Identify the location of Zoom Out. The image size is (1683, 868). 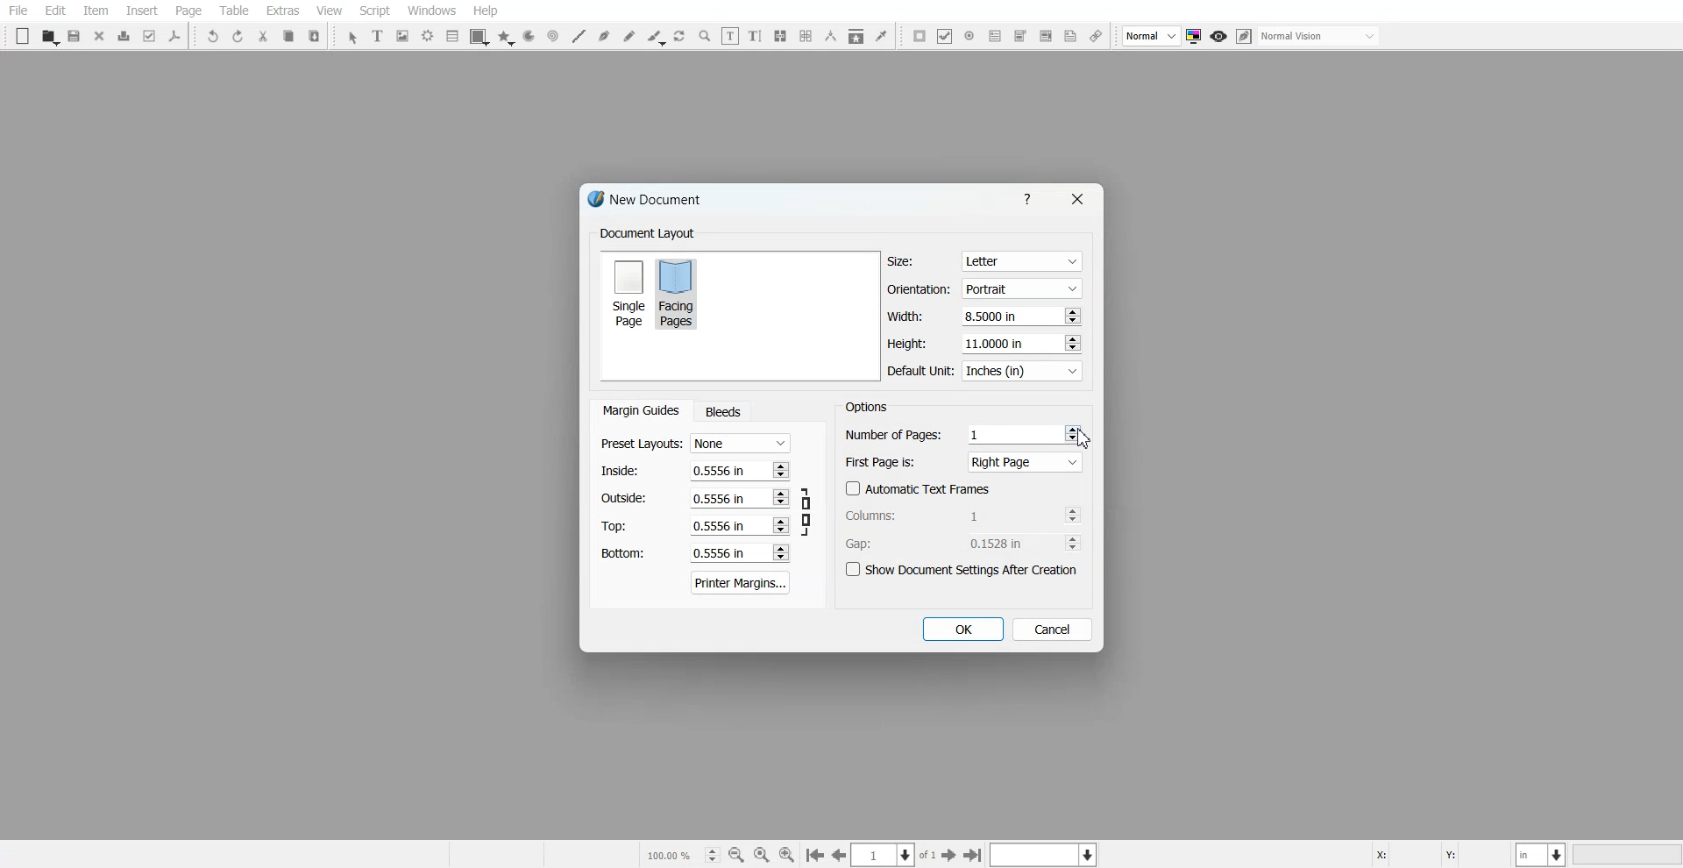
(736, 855).